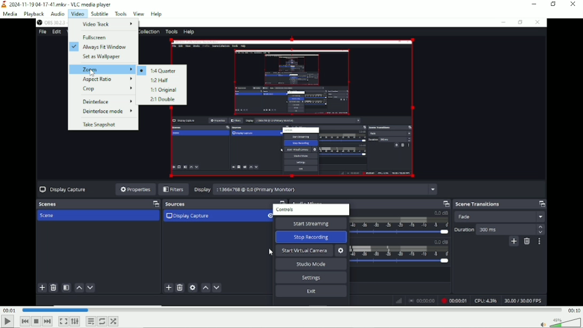  I want to click on next, so click(48, 322).